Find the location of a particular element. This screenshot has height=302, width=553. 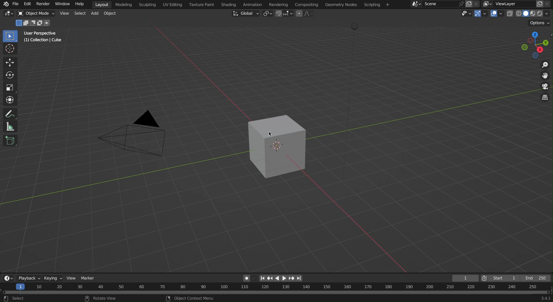

Select Box is located at coordinates (9, 36).